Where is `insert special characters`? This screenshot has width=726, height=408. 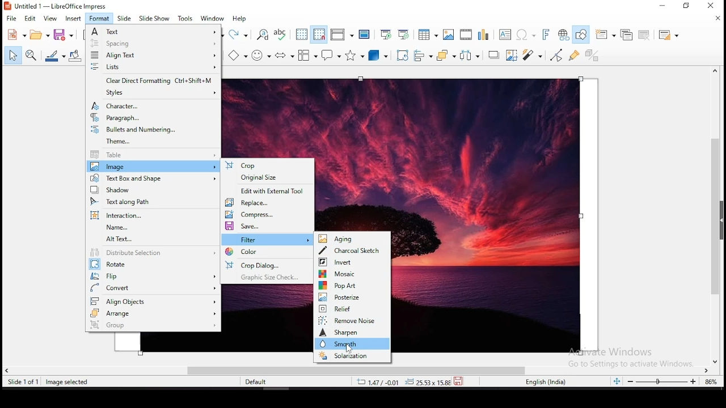
insert special characters is located at coordinates (525, 35).